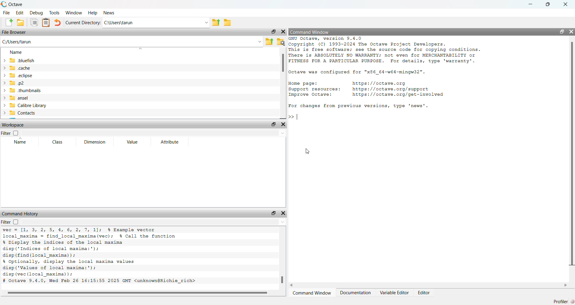  I want to click on Edit, so click(20, 12).